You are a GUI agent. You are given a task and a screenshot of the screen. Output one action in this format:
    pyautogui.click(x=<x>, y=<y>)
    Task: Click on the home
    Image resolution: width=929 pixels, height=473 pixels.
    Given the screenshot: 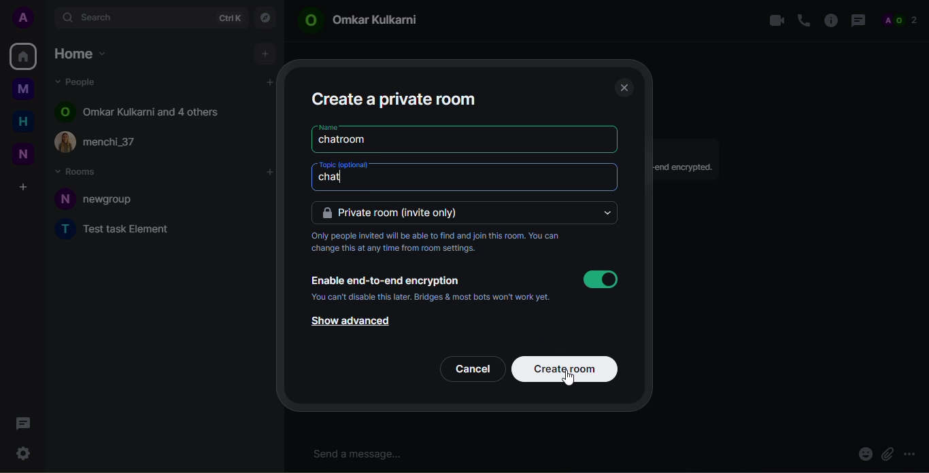 What is the action you would take?
    pyautogui.click(x=83, y=56)
    